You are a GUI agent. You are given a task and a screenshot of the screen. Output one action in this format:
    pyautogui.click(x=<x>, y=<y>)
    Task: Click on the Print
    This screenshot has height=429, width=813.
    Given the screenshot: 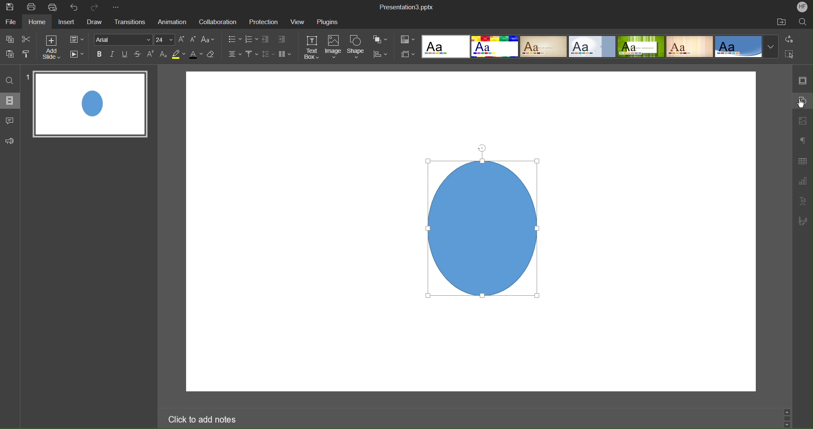 What is the action you would take?
    pyautogui.click(x=31, y=6)
    